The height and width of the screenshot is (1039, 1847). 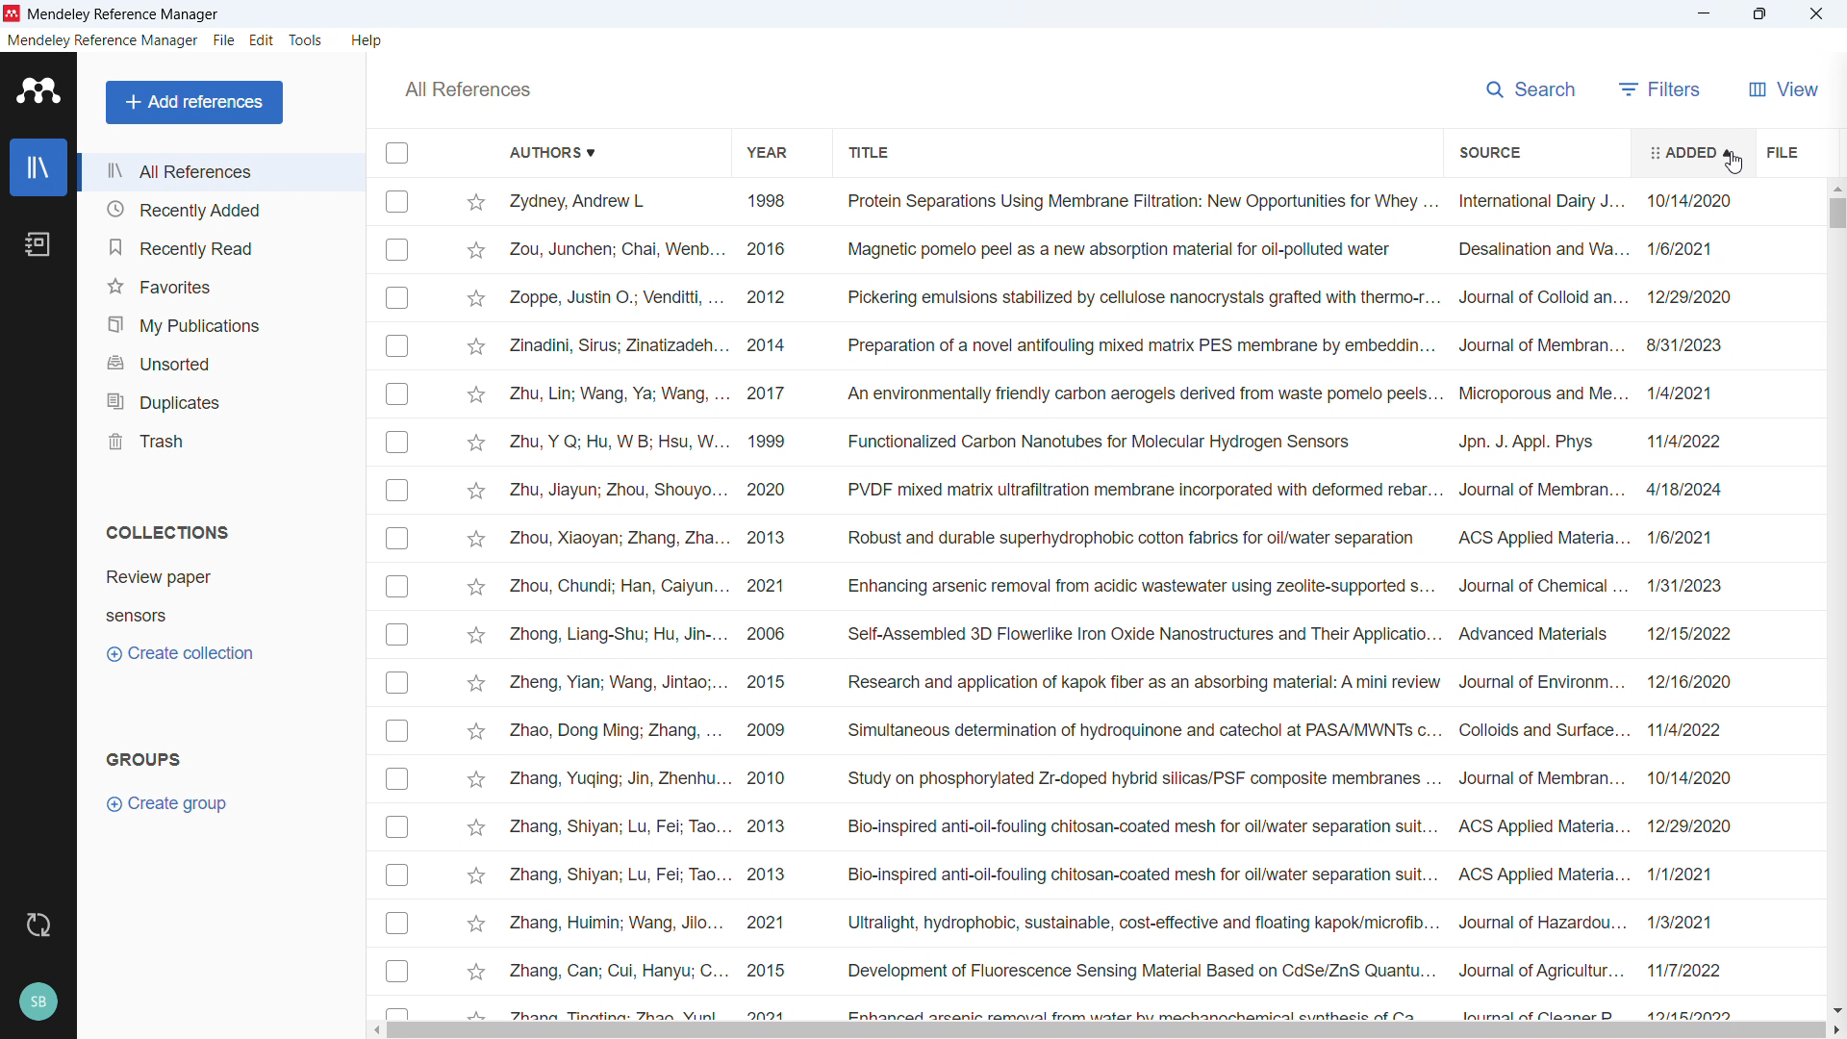 What do you see at coordinates (182, 654) in the screenshot?
I see `Create collection ` at bounding box center [182, 654].